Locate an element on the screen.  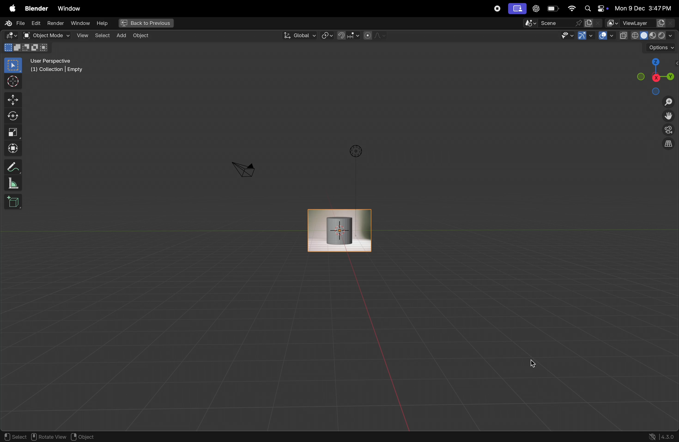
cursor is located at coordinates (534, 363).